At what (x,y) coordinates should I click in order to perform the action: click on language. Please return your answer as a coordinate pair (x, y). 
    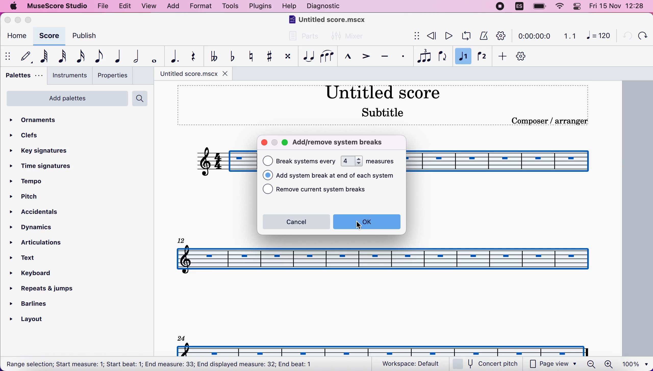
    Looking at the image, I should click on (520, 8).